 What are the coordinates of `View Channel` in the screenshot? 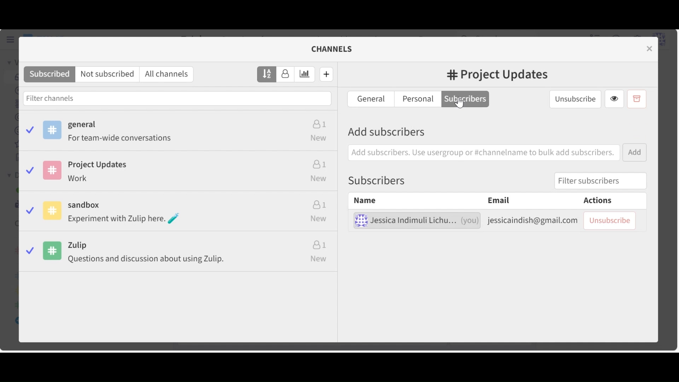 It's located at (614, 99).